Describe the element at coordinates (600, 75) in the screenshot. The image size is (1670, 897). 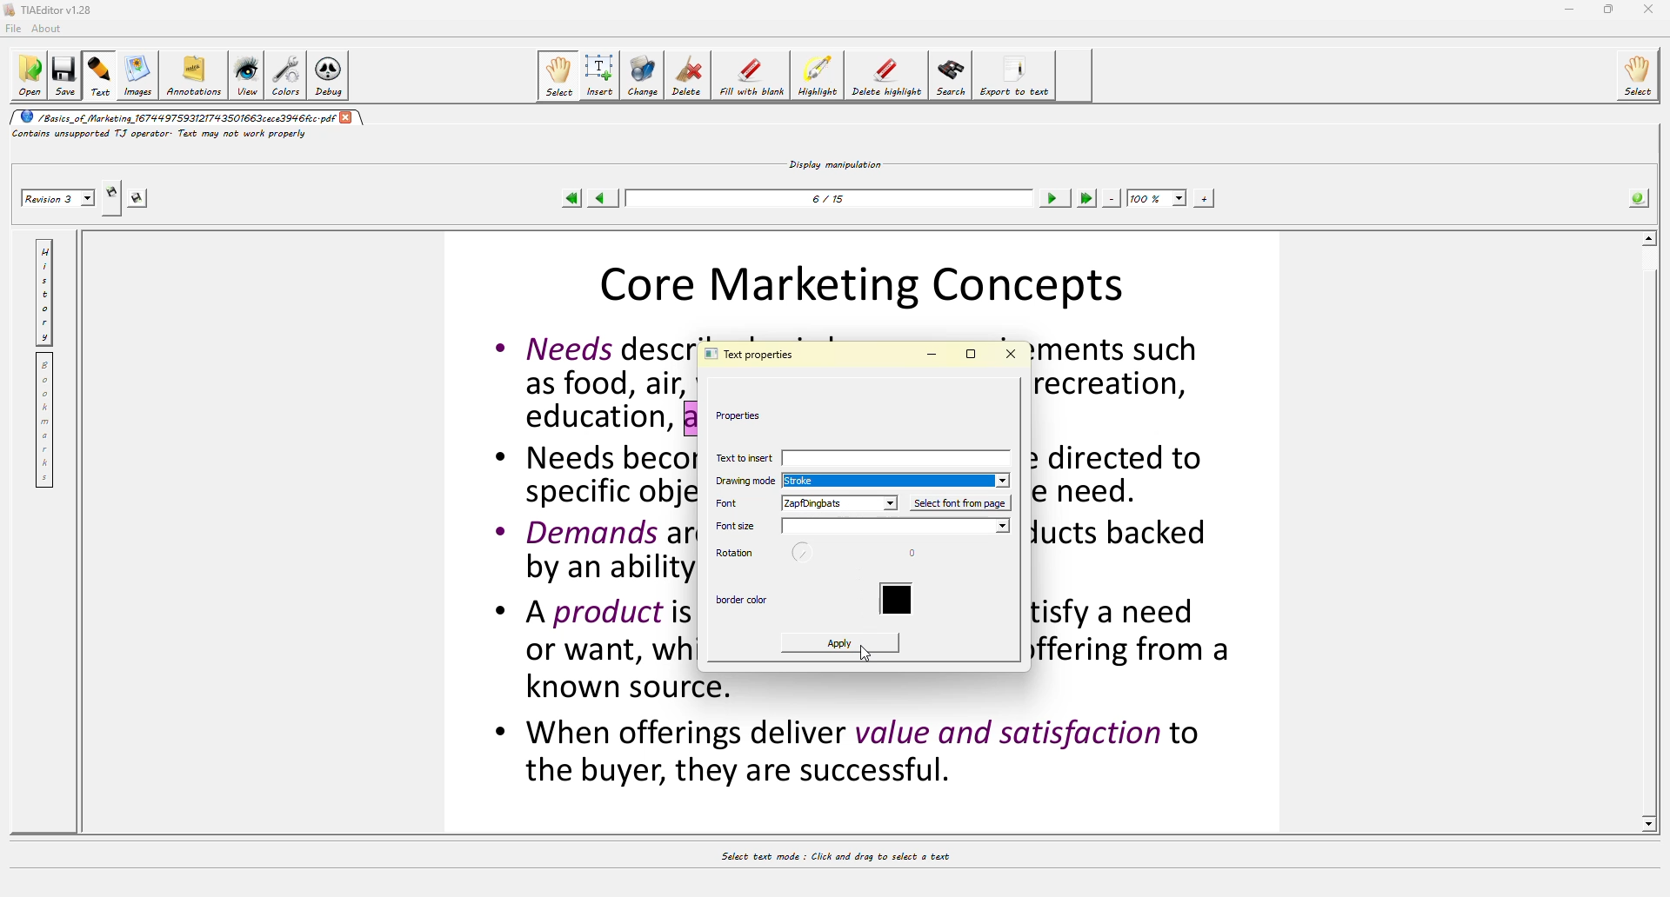
I see `insert` at that location.